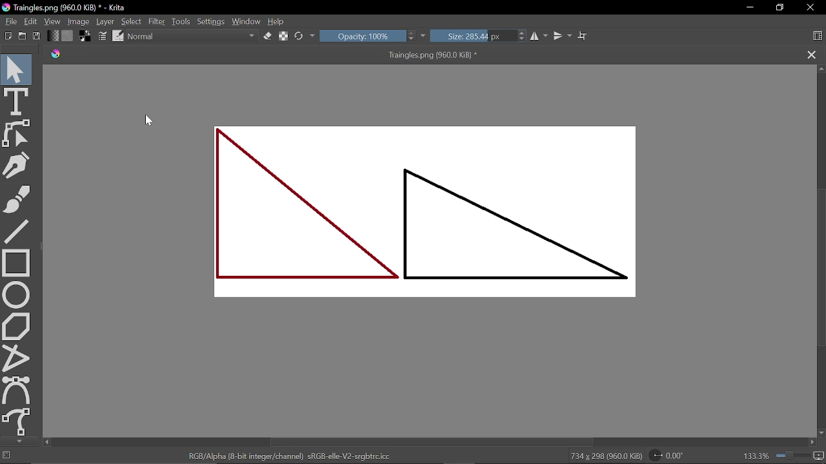 The width and height of the screenshot is (826, 464). What do you see at coordinates (17, 390) in the screenshot?
I see `Bezier curve tool` at bounding box center [17, 390].